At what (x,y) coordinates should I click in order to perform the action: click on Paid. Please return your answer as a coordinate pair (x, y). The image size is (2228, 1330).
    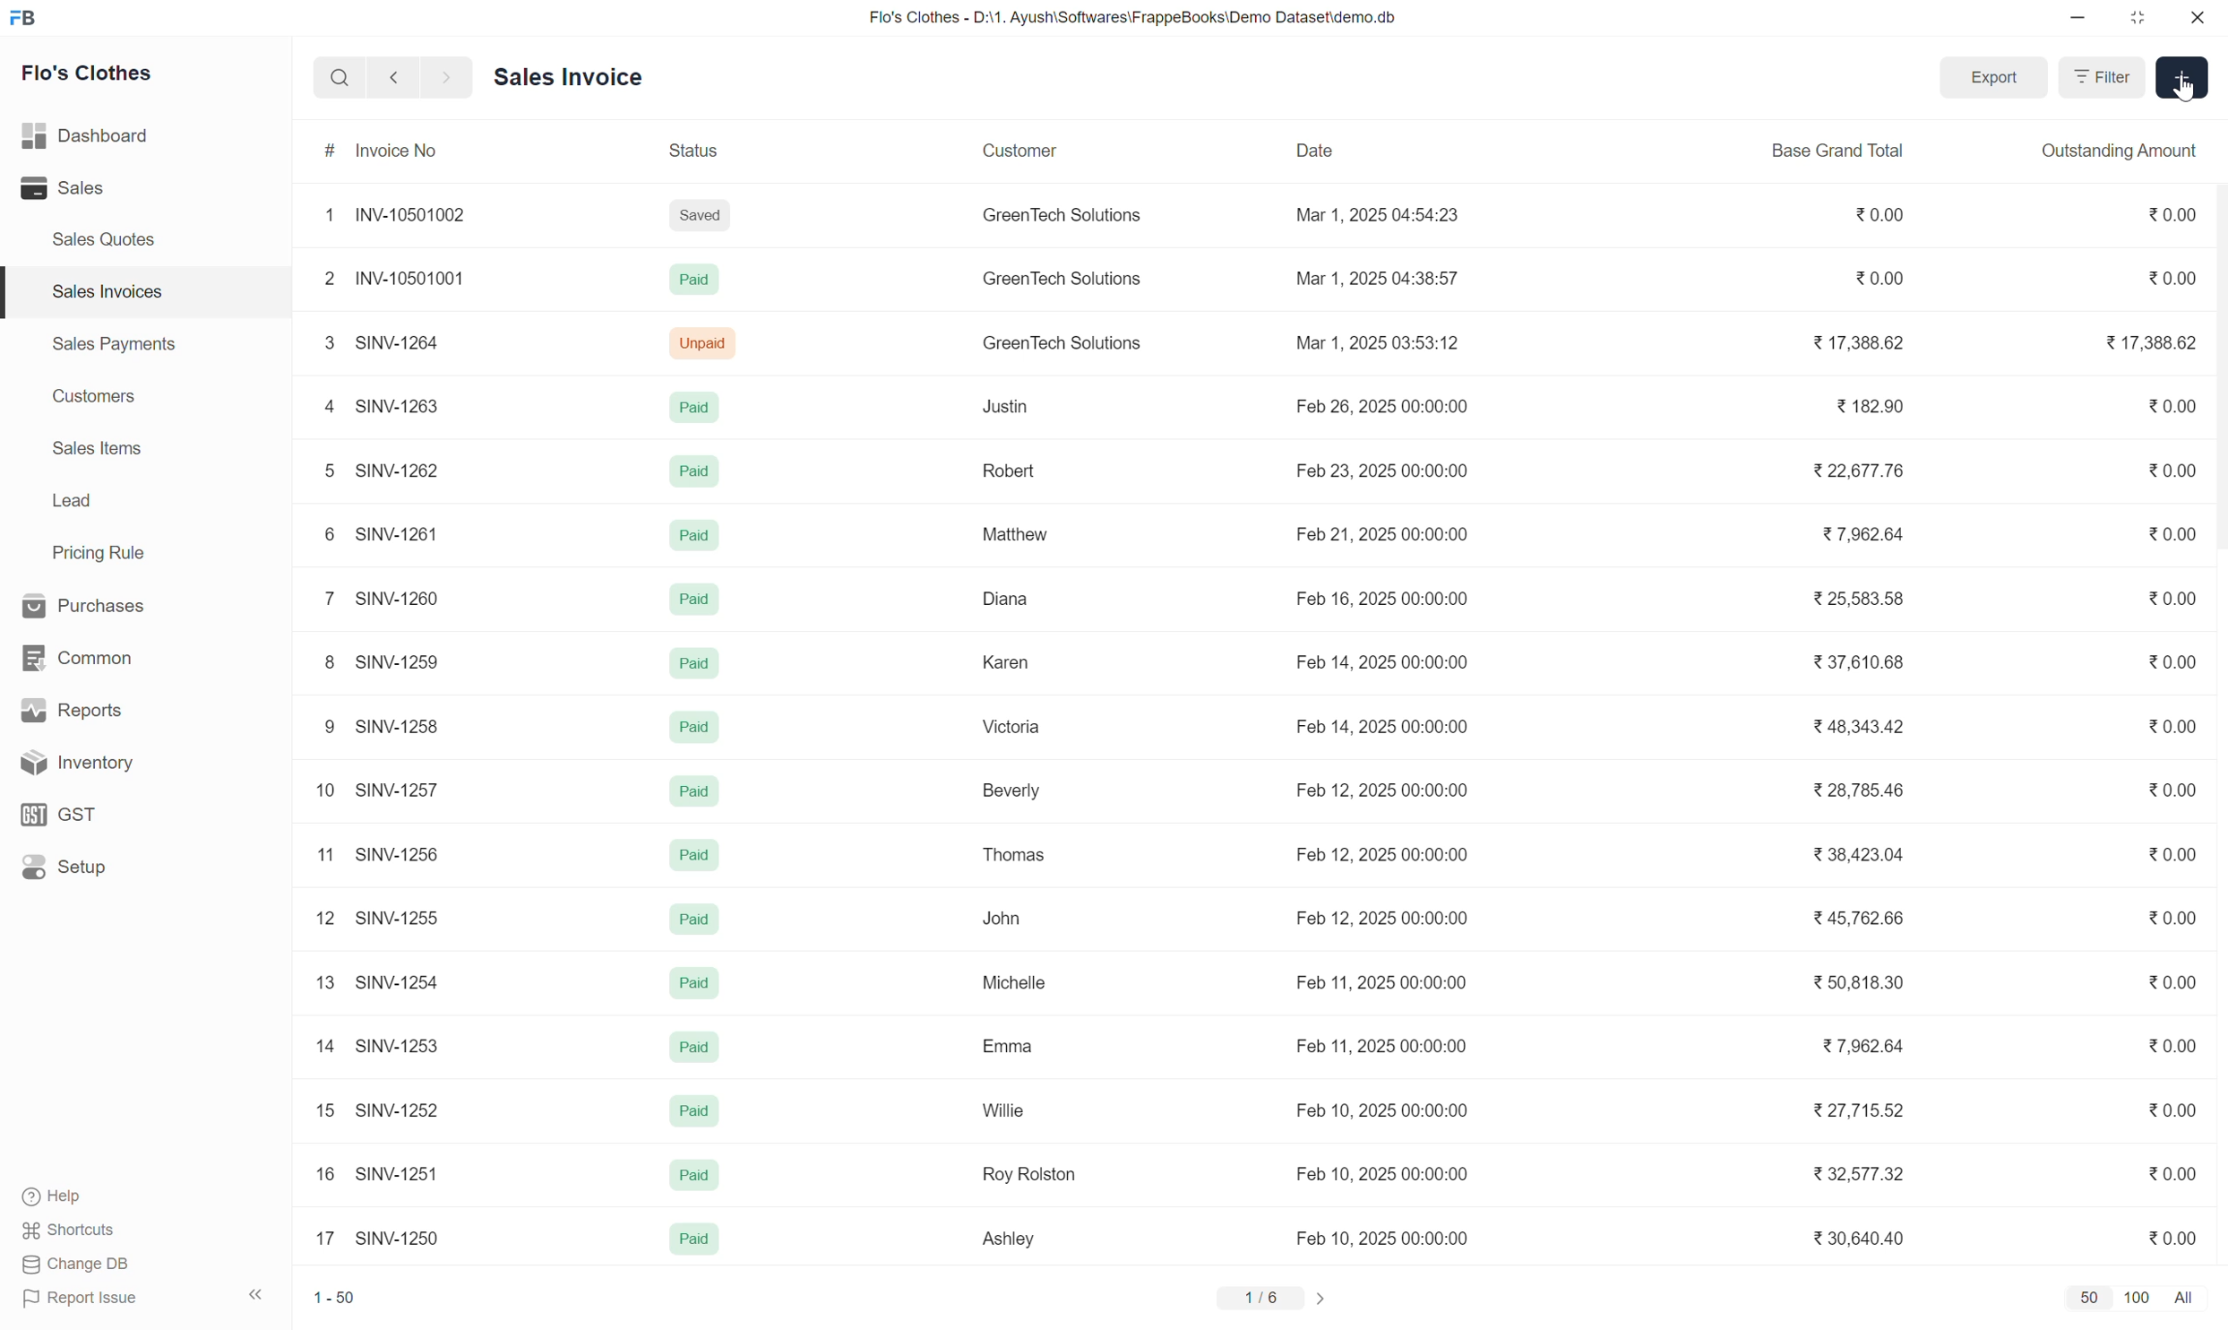
    Looking at the image, I should click on (694, 919).